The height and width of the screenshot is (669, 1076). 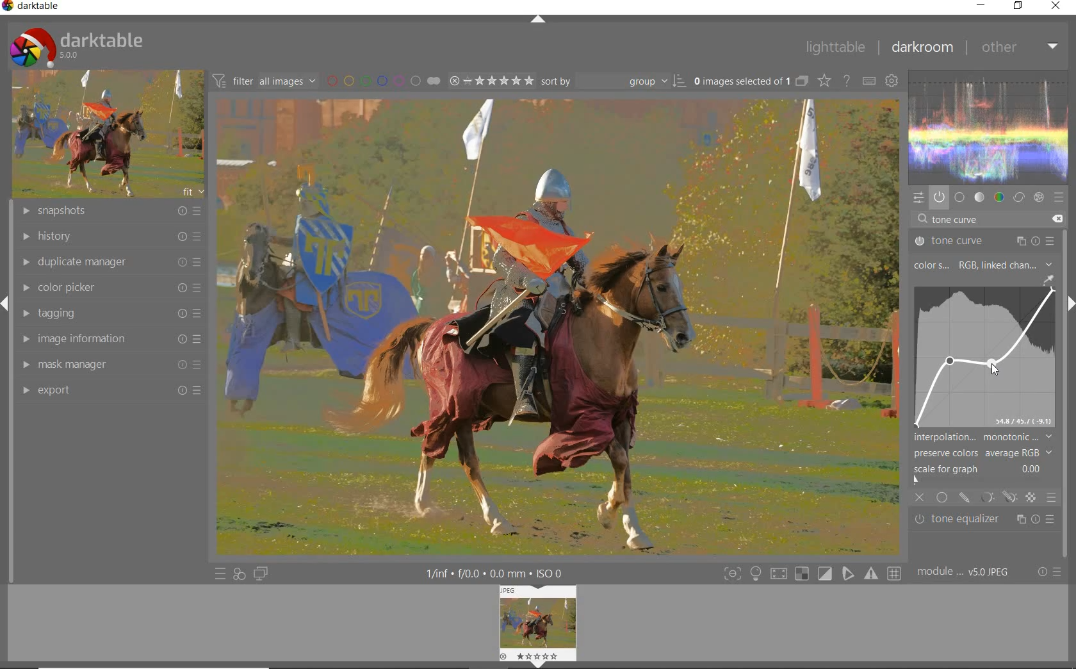 What do you see at coordinates (997, 497) in the screenshot?
I see `mask options` at bounding box center [997, 497].